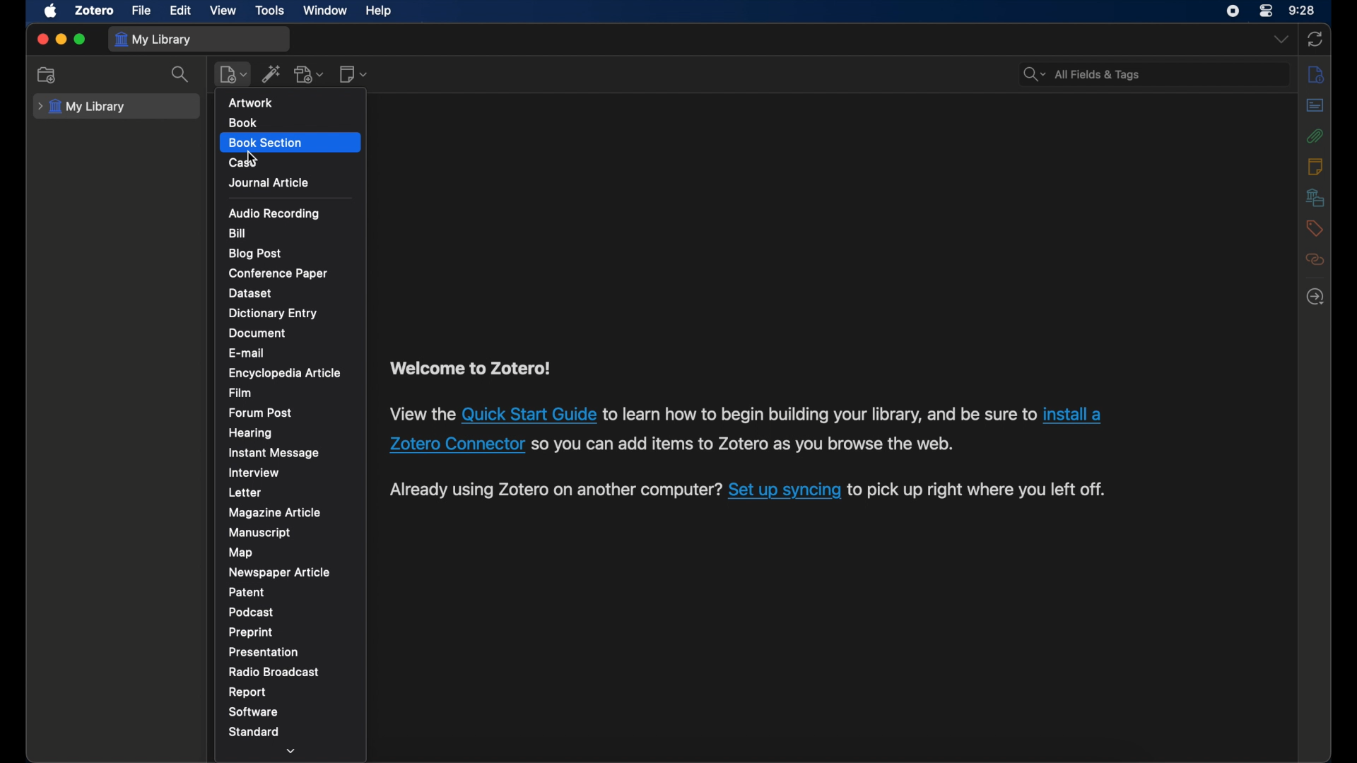 The image size is (1357, 763). I want to click on case, so click(245, 162).